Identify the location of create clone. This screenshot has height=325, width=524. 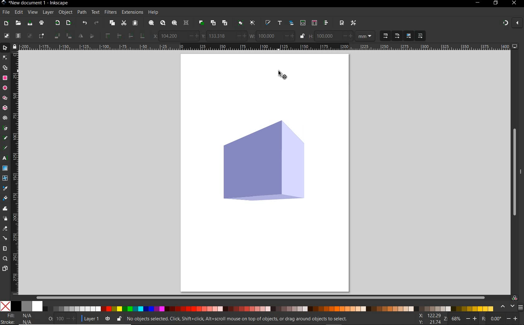
(213, 23).